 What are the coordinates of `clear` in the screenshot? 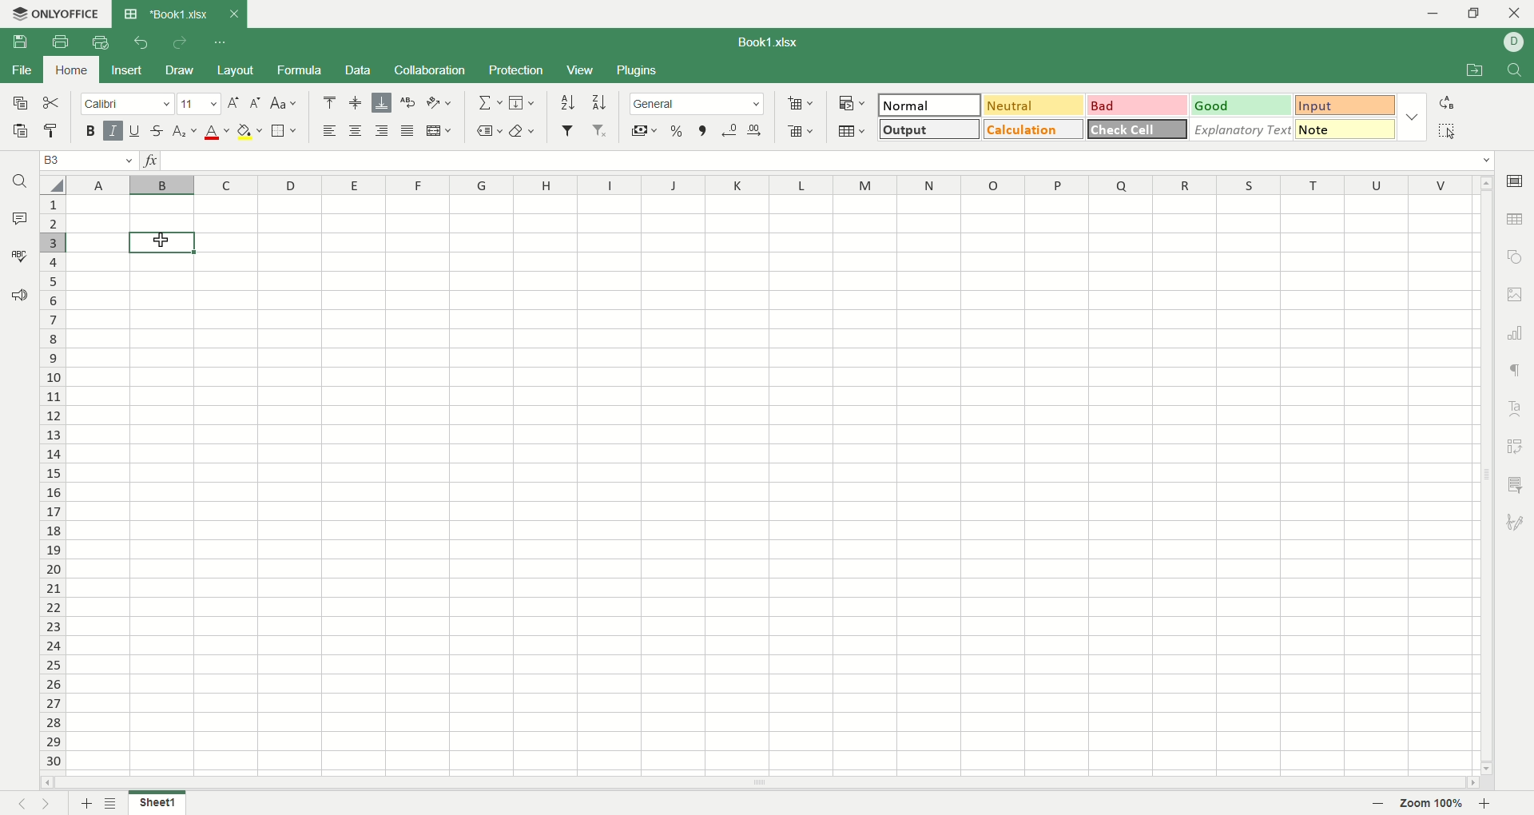 It's located at (524, 132).